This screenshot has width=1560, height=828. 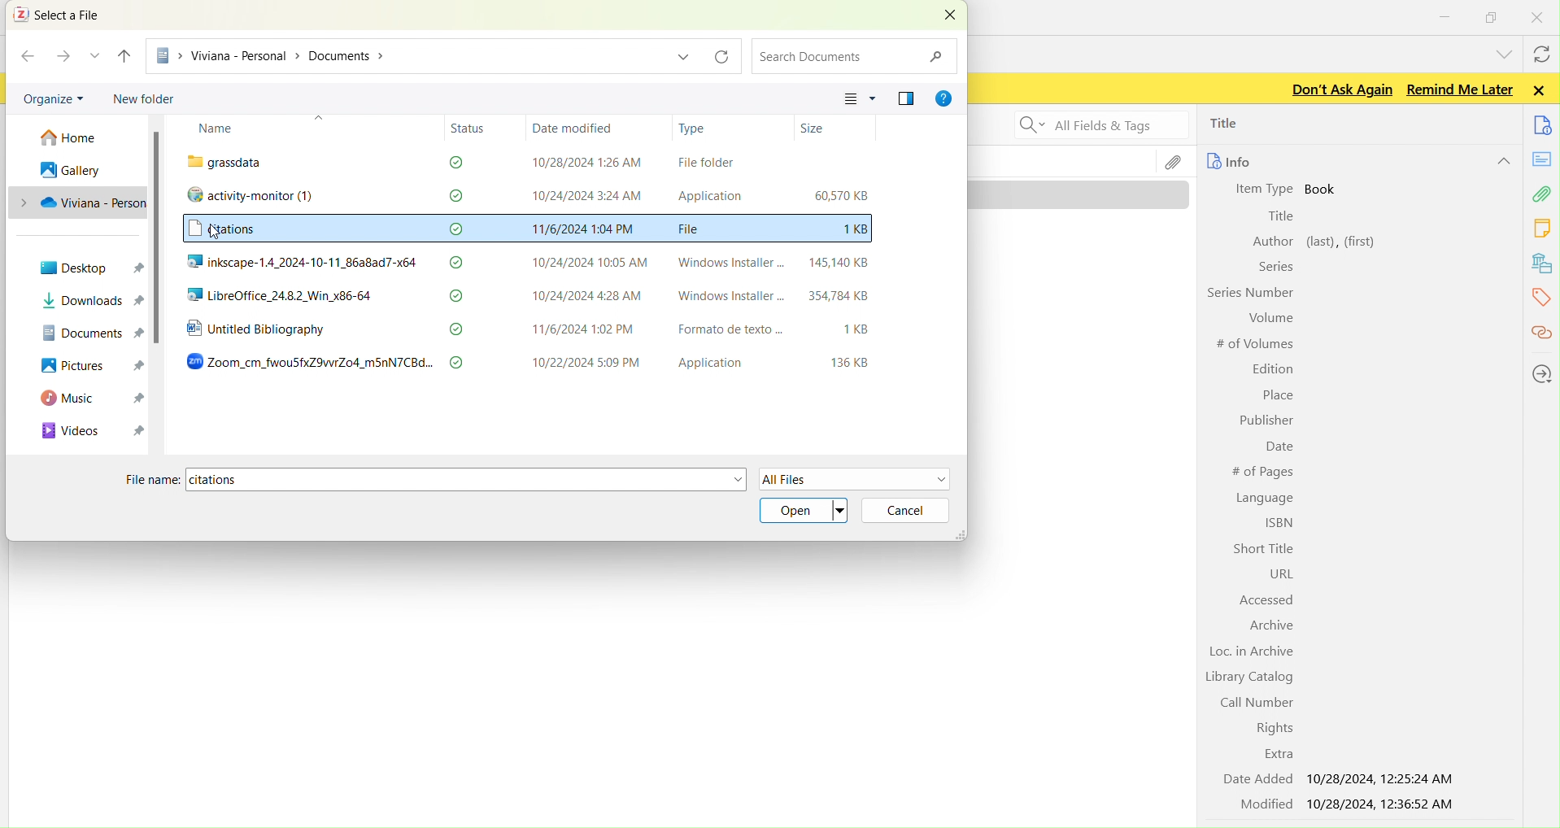 What do you see at coordinates (854, 56) in the screenshot?
I see `search documents` at bounding box center [854, 56].